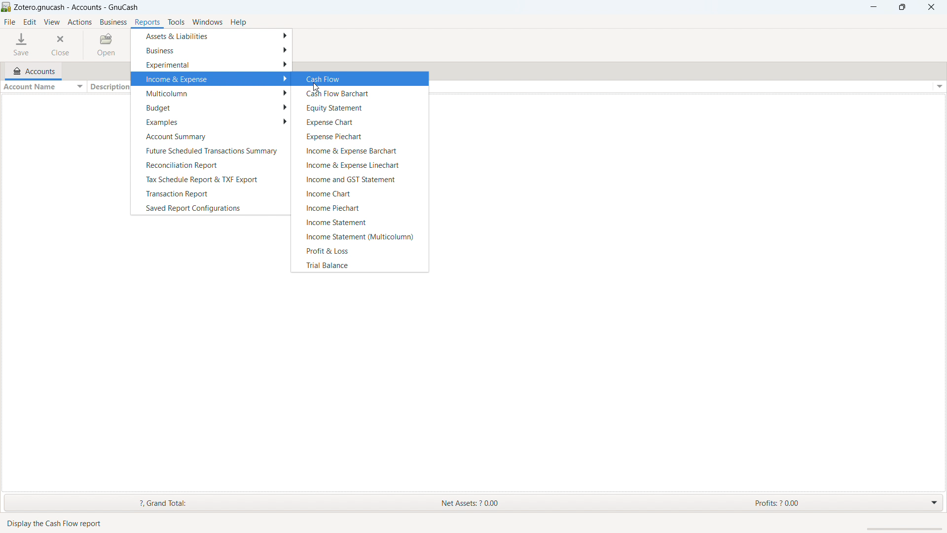 This screenshot has height=533, width=947. I want to click on sort by description, so click(109, 87).